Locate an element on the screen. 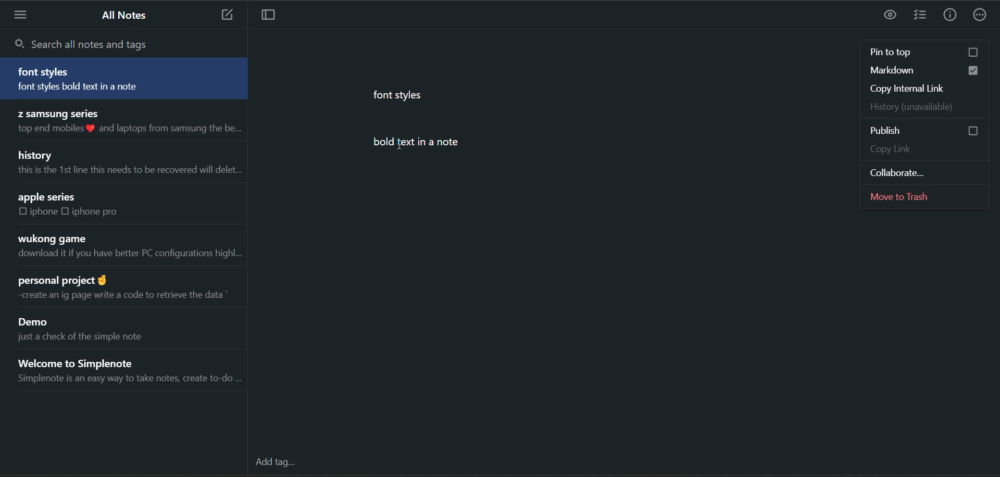 This screenshot has height=477, width=1000. publish is located at coordinates (895, 132).